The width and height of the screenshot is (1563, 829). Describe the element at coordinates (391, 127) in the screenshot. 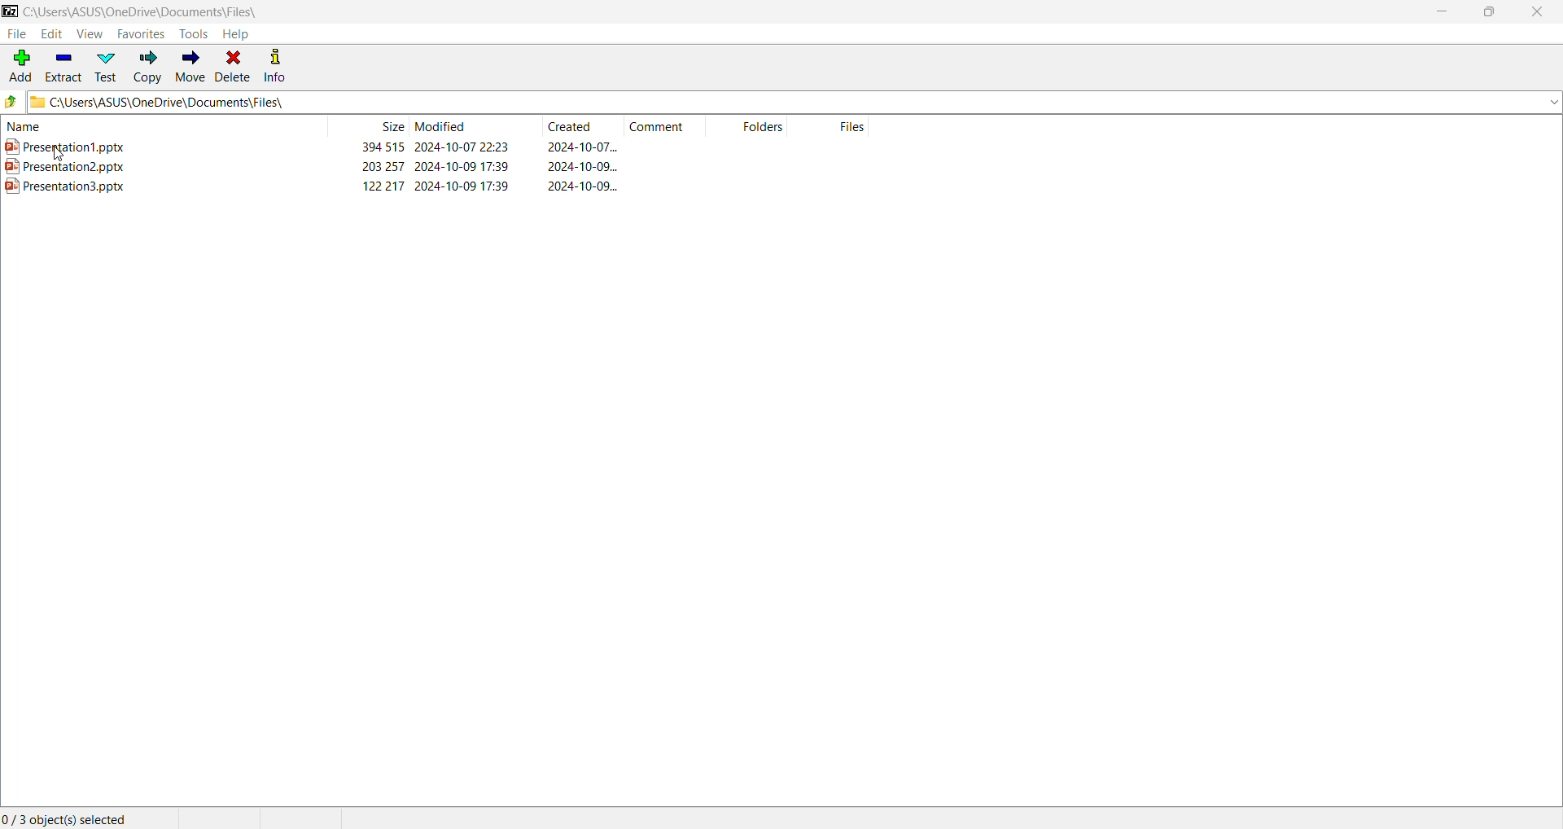

I see `Size` at that location.